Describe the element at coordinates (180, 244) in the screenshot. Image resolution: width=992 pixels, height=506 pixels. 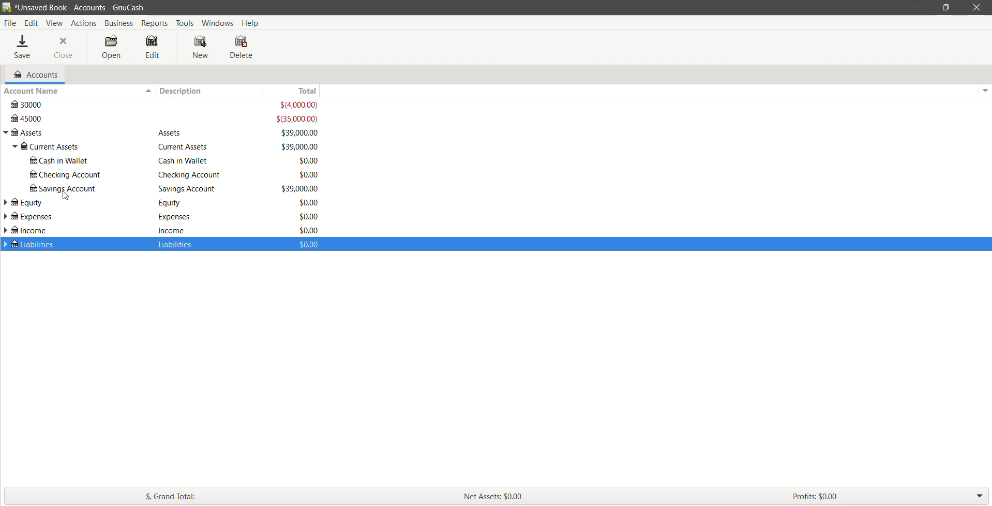
I see `Liabilities` at that location.